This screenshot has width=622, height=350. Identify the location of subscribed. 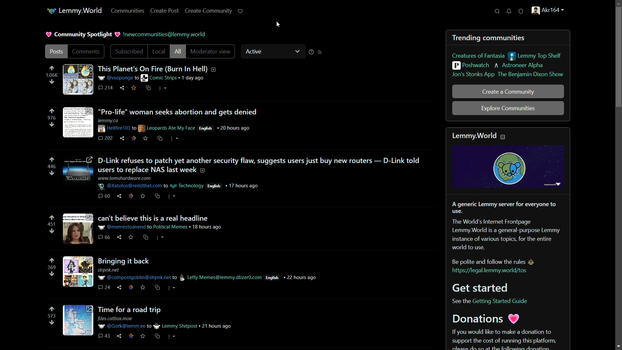
(129, 52).